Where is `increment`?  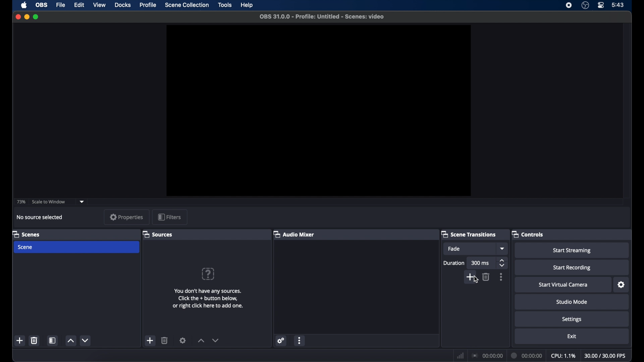
increment is located at coordinates (72, 341).